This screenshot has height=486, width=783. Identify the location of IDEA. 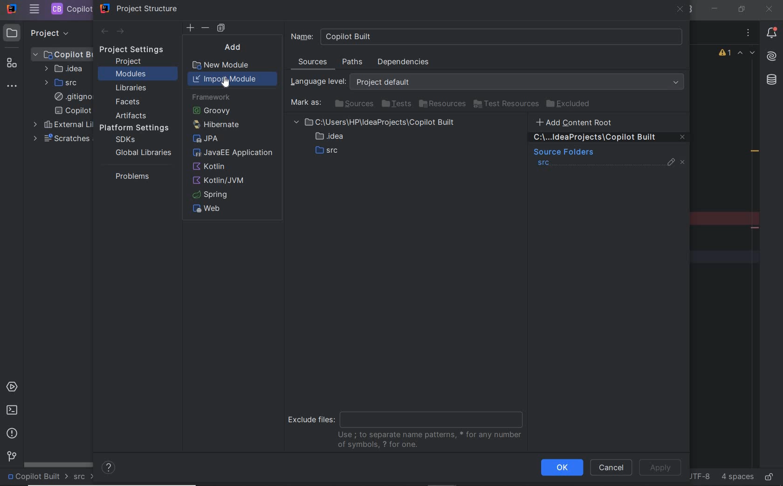
(63, 68).